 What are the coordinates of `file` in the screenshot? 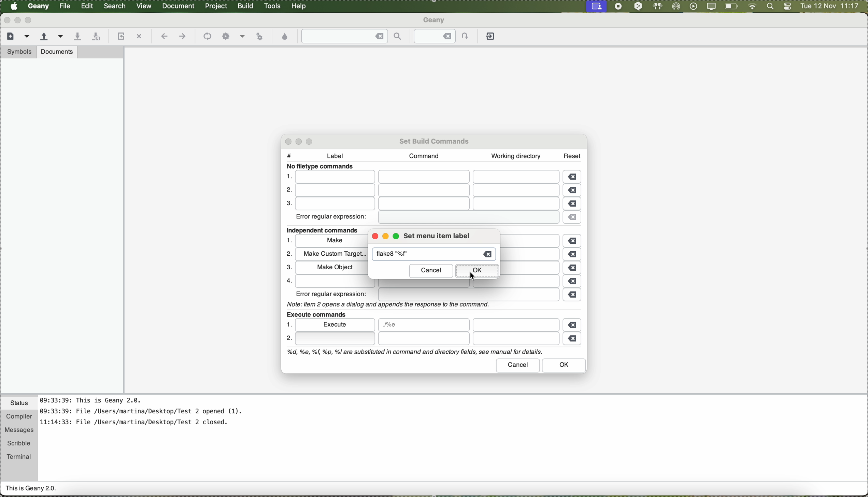 It's located at (466, 218).